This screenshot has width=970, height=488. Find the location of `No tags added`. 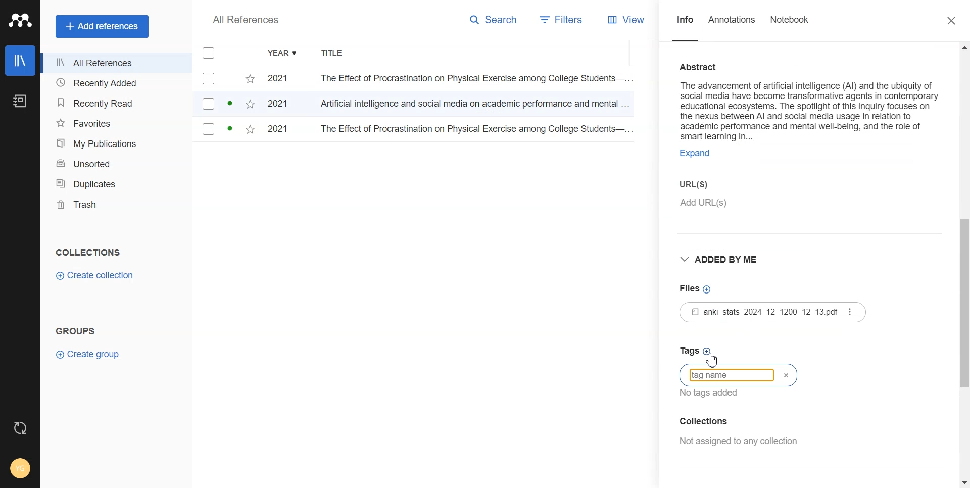

No tags added is located at coordinates (715, 393).